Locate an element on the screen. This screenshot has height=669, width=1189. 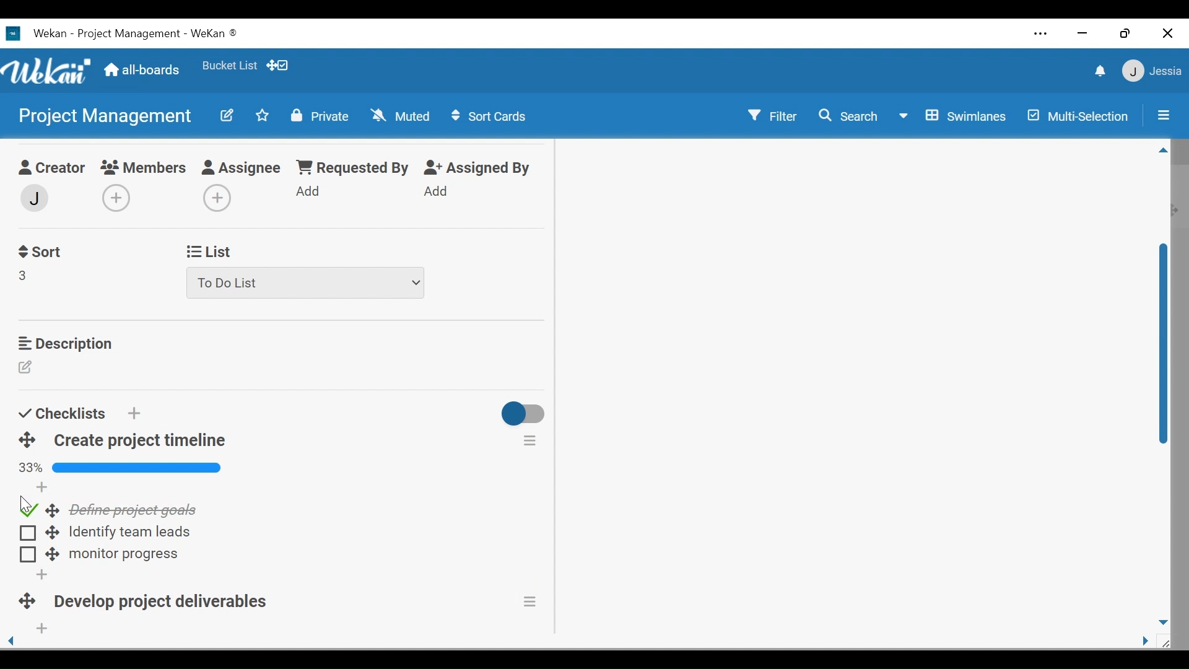
Board View is located at coordinates (956, 117).